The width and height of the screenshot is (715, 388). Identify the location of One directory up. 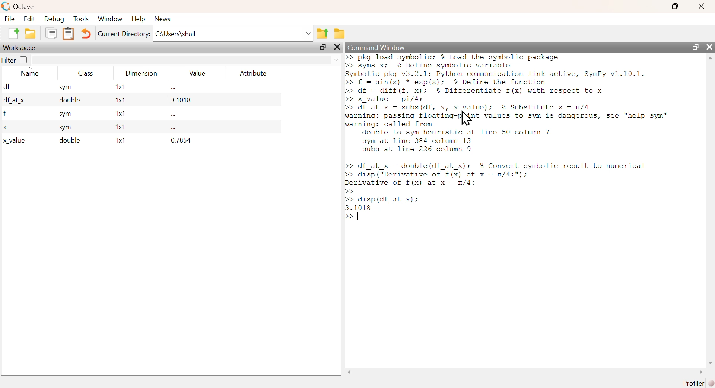
(322, 32).